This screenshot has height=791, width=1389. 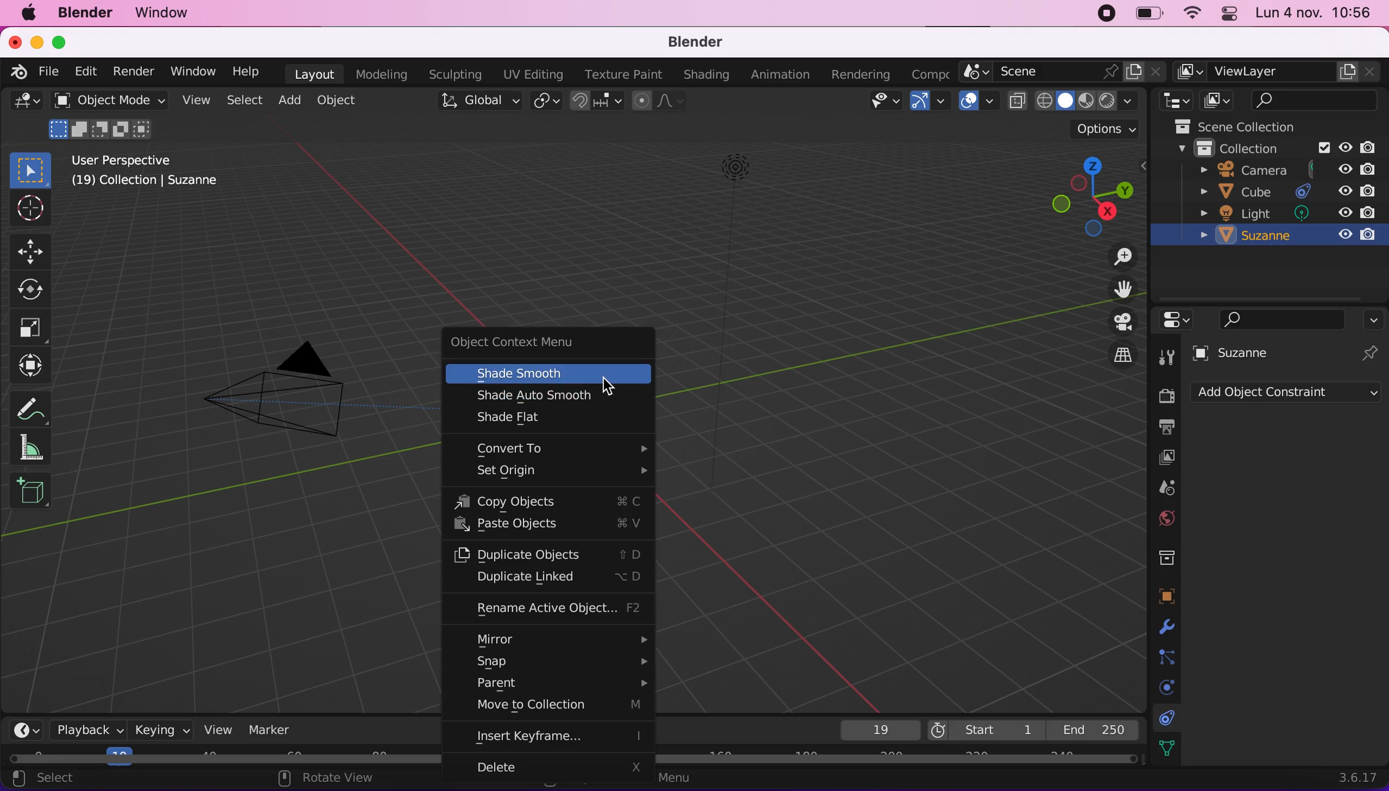 I want to click on edit, so click(x=86, y=71).